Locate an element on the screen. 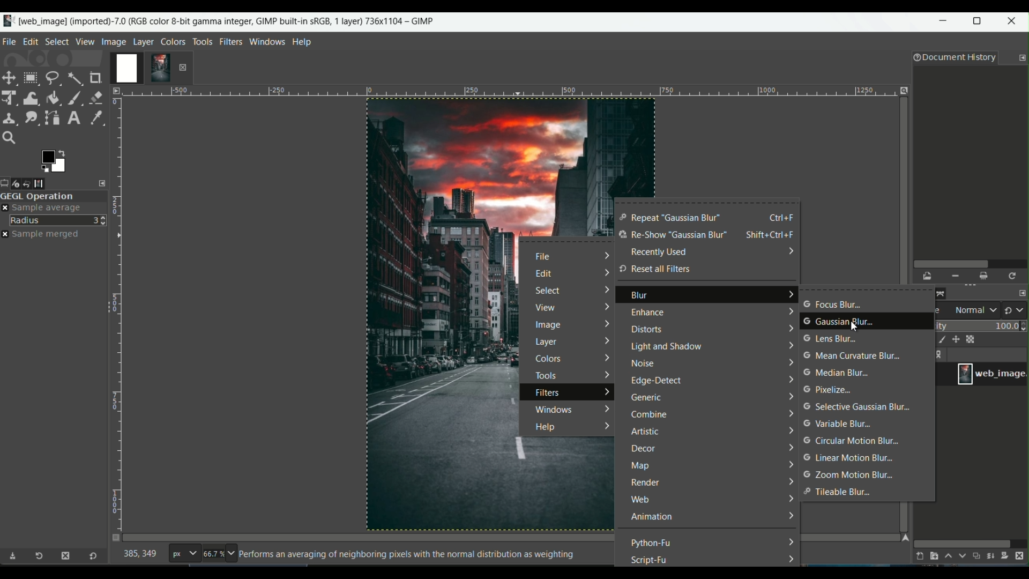  text tool is located at coordinates (73, 118).